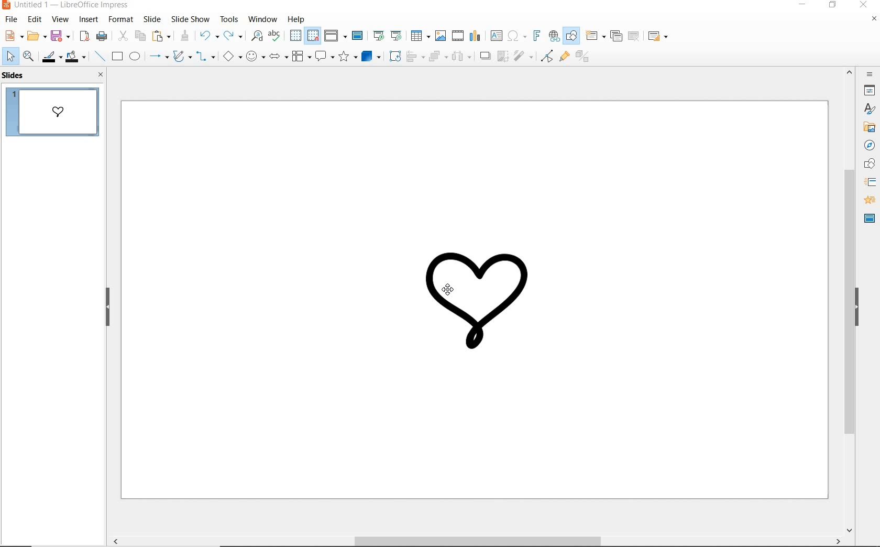 This screenshot has height=547, width=880. What do you see at coordinates (10, 57) in the screenshot?
I see `select` at bounding box center [10, 57].